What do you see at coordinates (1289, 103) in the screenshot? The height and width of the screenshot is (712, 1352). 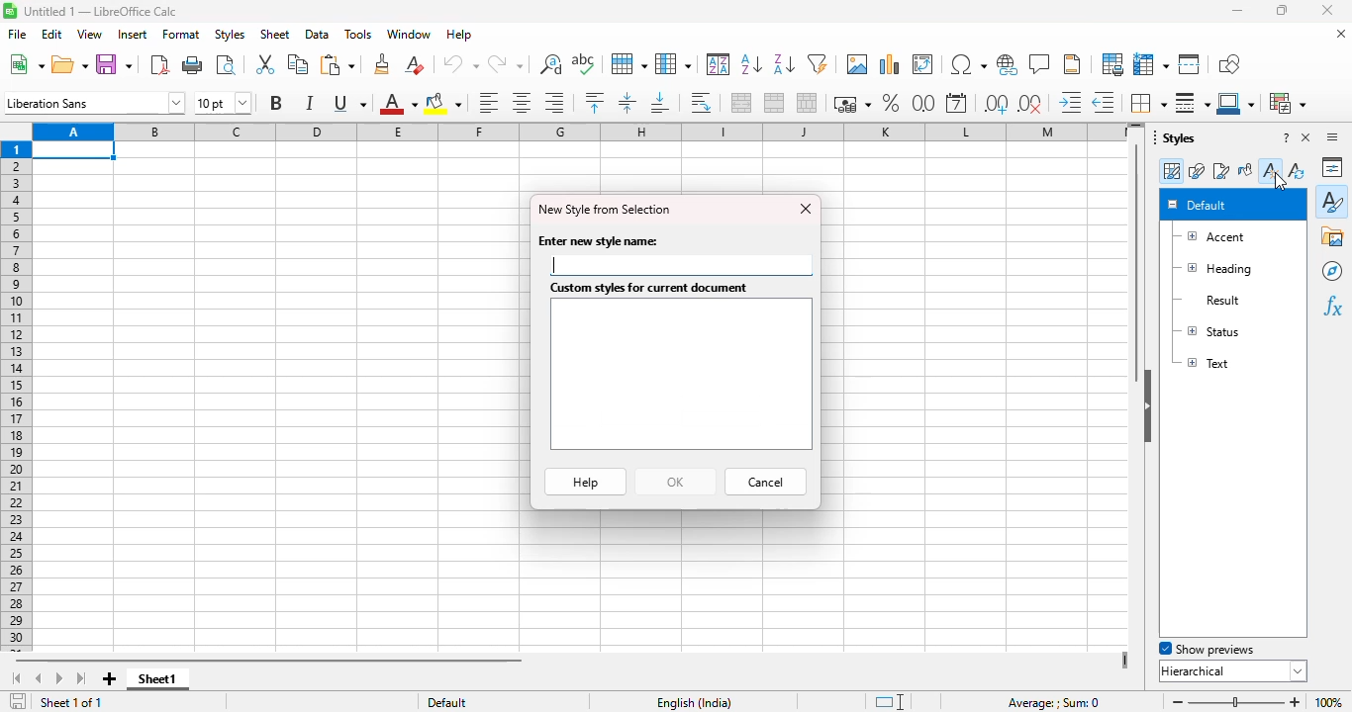 I see `conditional` at bounding box center [1289, 103].